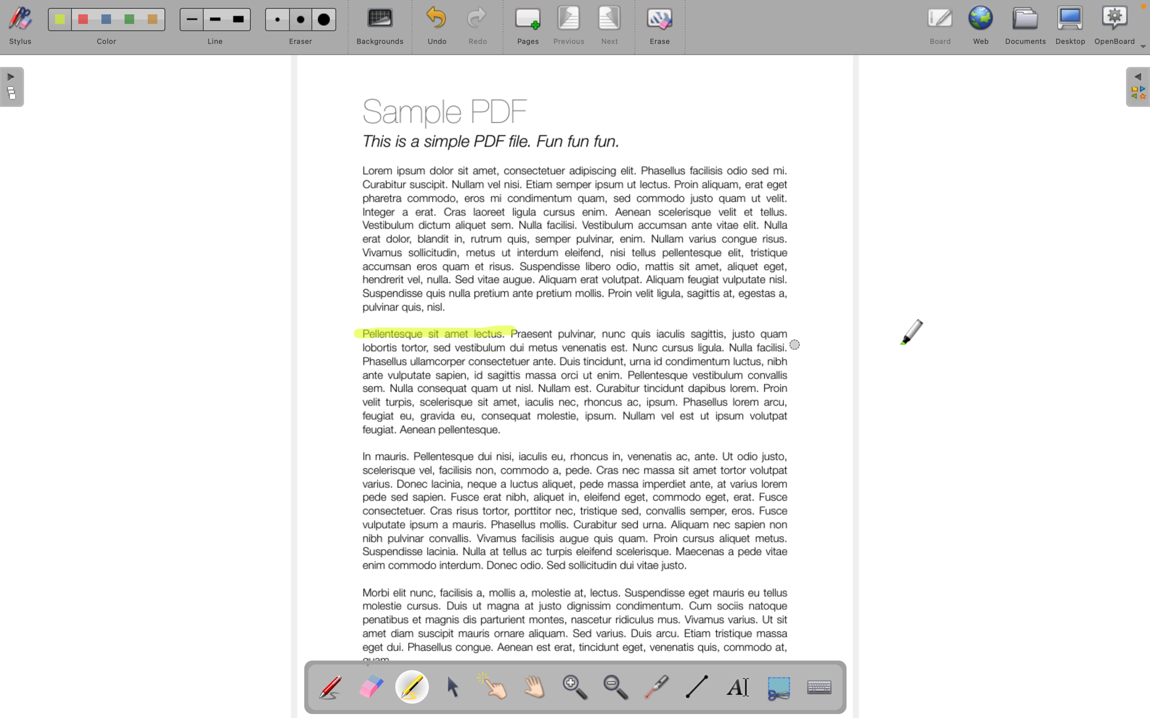  I want to click on cursor, so click(913, 332).